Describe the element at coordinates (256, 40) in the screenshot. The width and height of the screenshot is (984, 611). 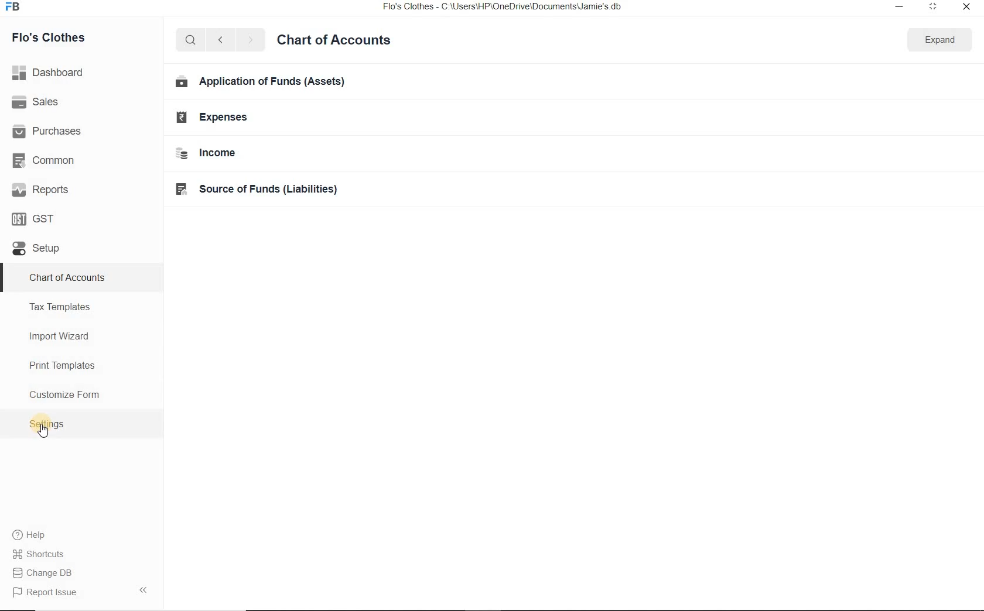
I see `forward` at that location.